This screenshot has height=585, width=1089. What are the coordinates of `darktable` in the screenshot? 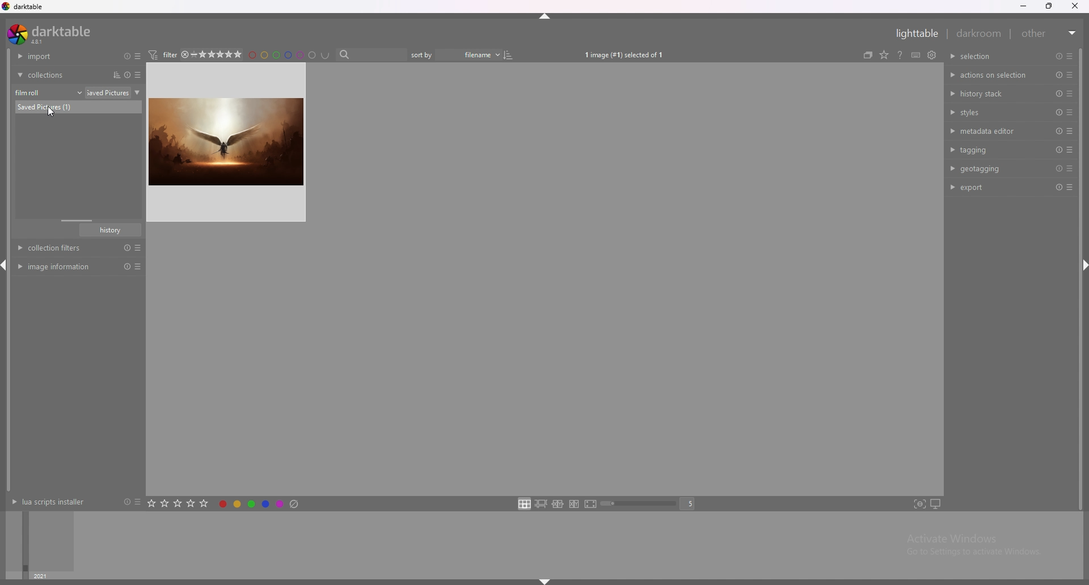 It's located at (52, 34).